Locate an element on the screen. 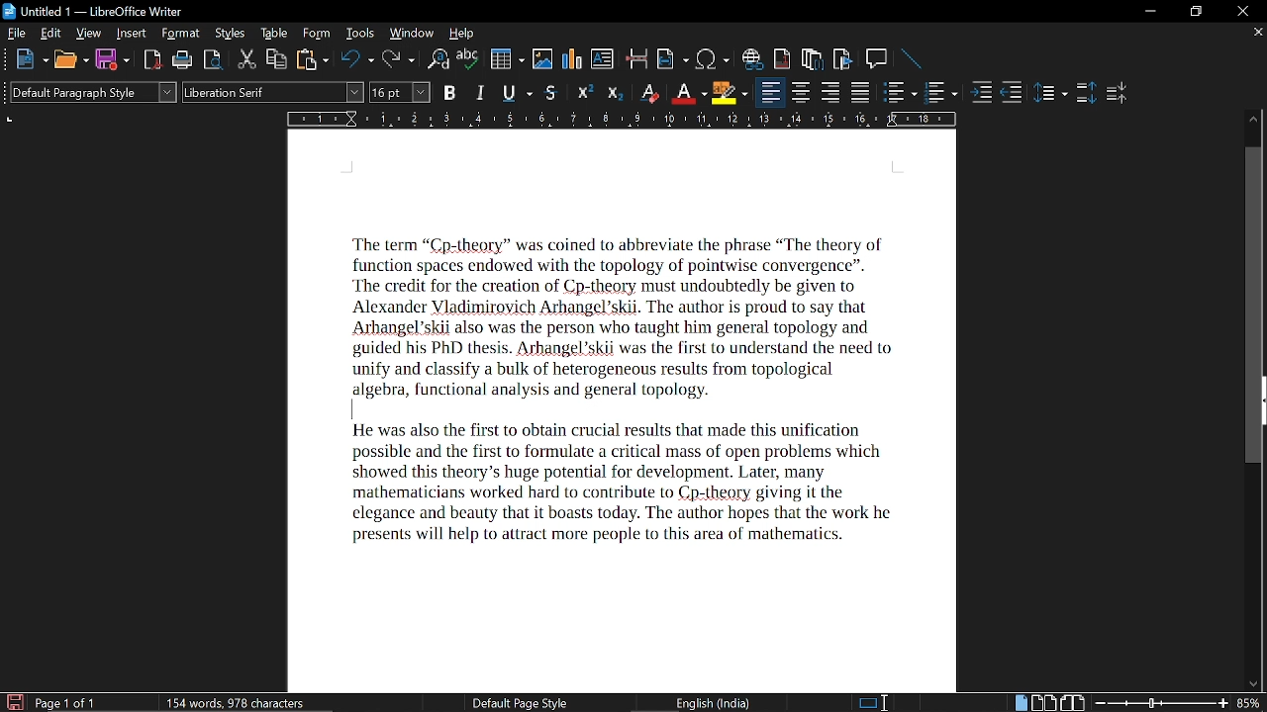  Tools is located at coordinates (359, 35).